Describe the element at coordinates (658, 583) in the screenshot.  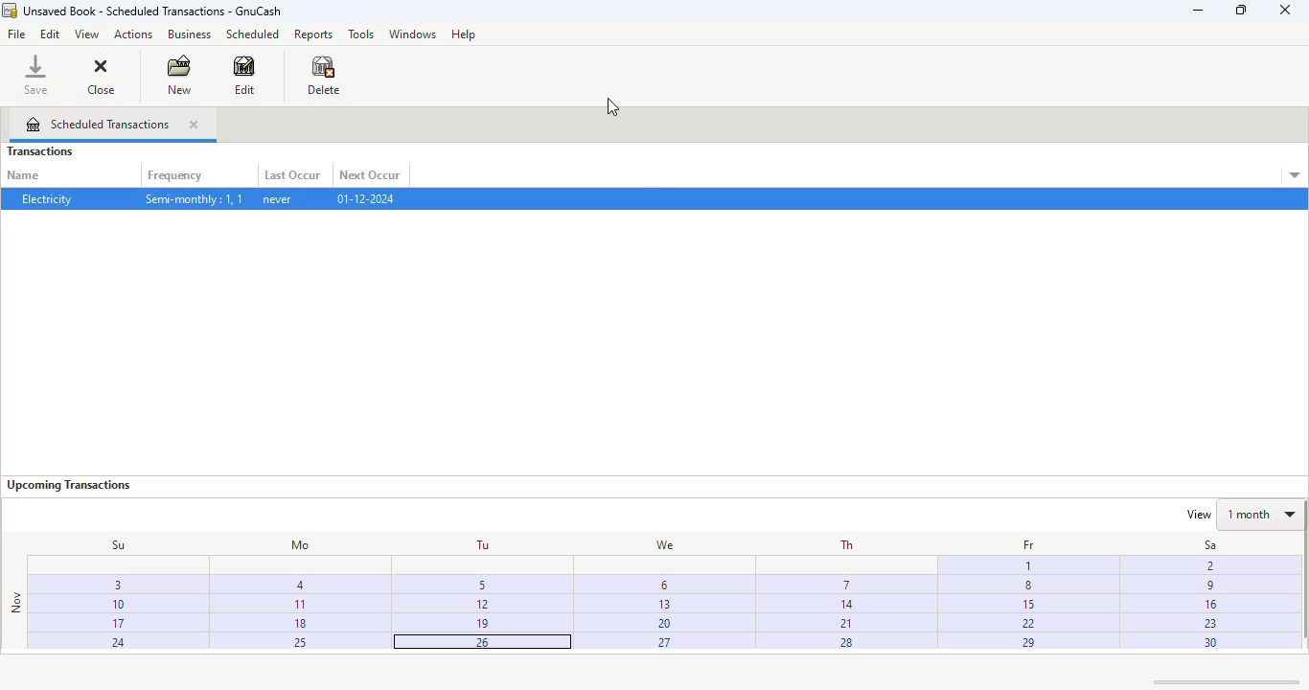
I see `3` at that location.